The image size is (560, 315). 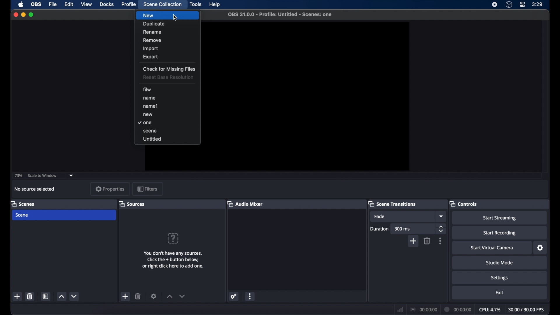 I want to click on settings, so click(x=500, y=278).